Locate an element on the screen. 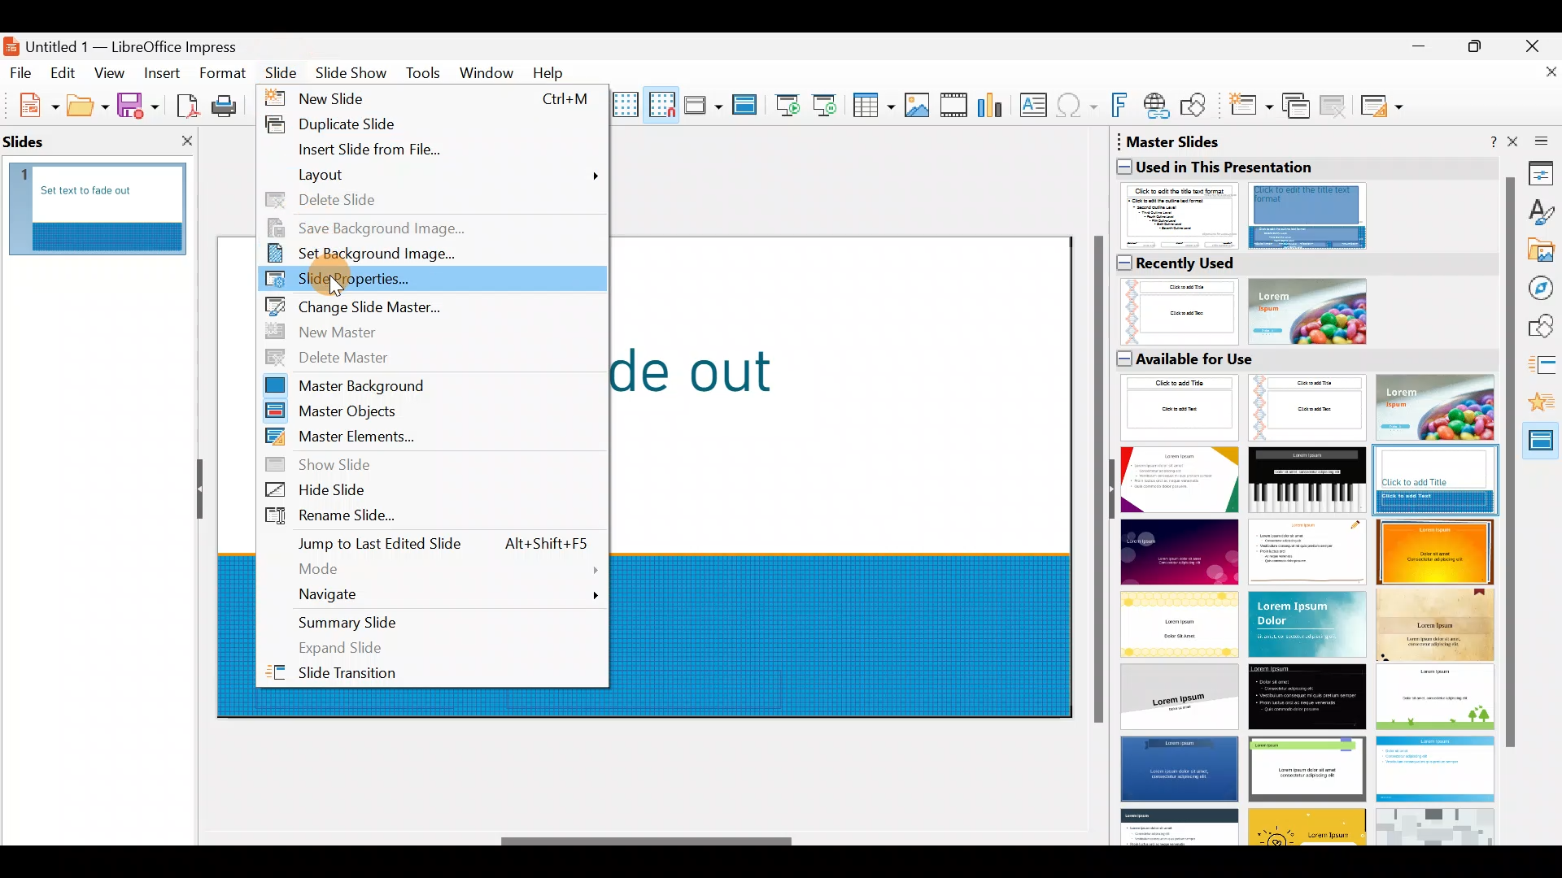 Image resolution: width=1562 pixels, height=878 pixels. Master slides used in this presentation is located at coordinates (1302, 191).